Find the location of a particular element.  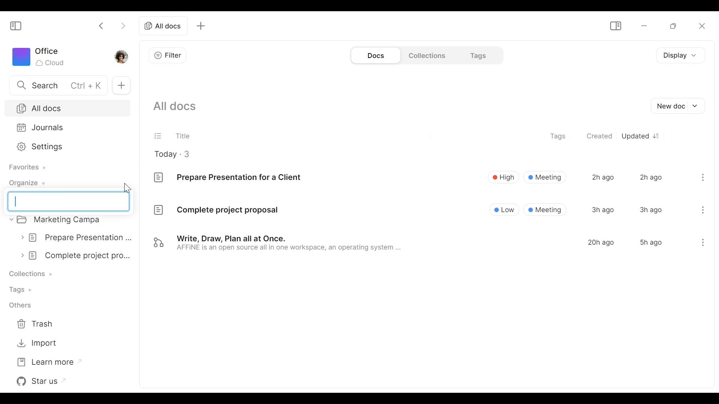

menu icon is located at coordinates (703, 209).